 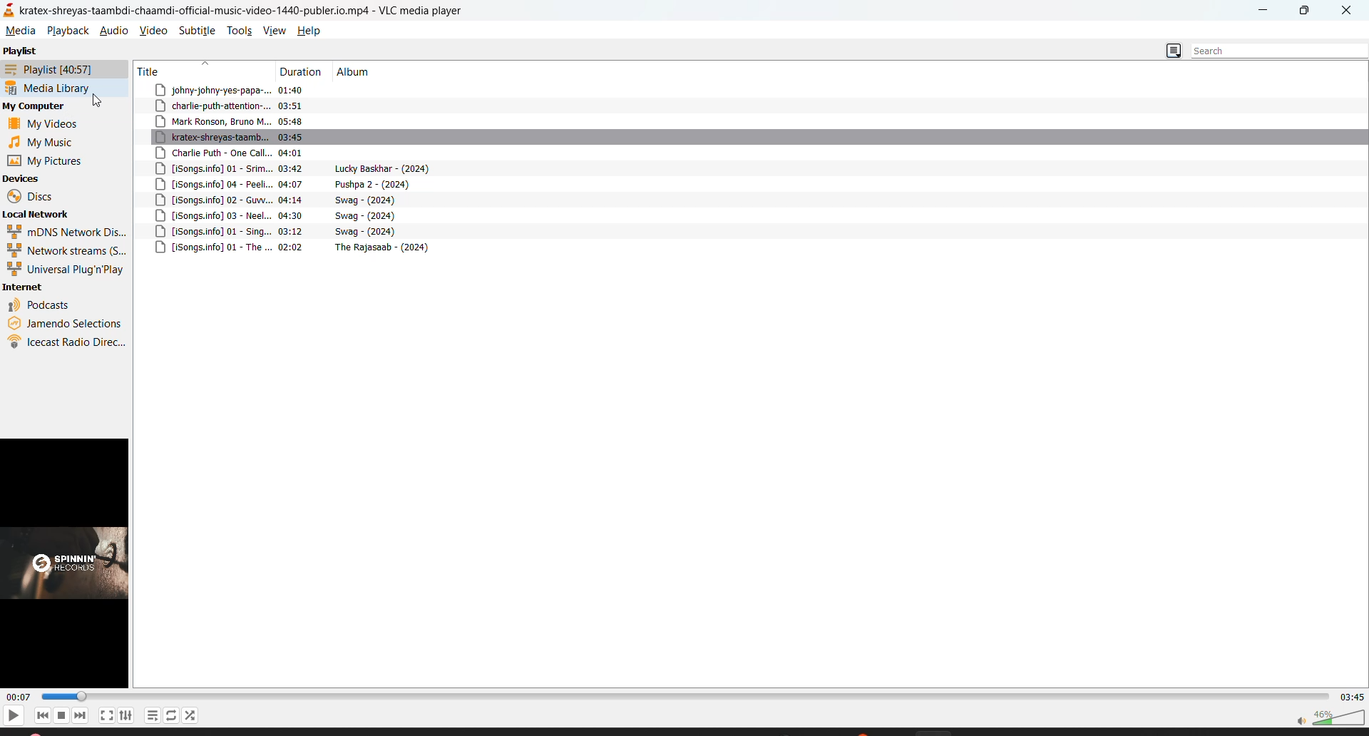 What do you see at coordinates (1330, 721) in the screenshot?
I see `volume` at bounding box center [1330, 721].